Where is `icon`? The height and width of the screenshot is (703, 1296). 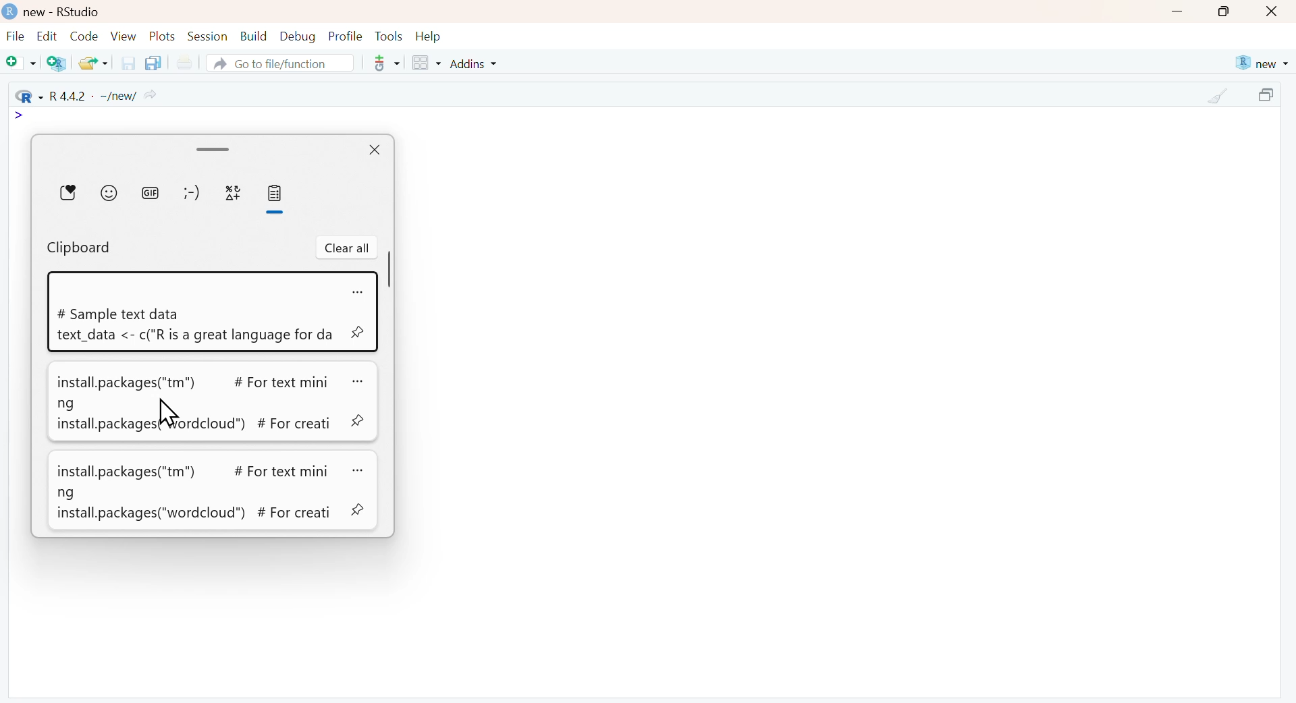 icon is located at coordinates (20, 115).